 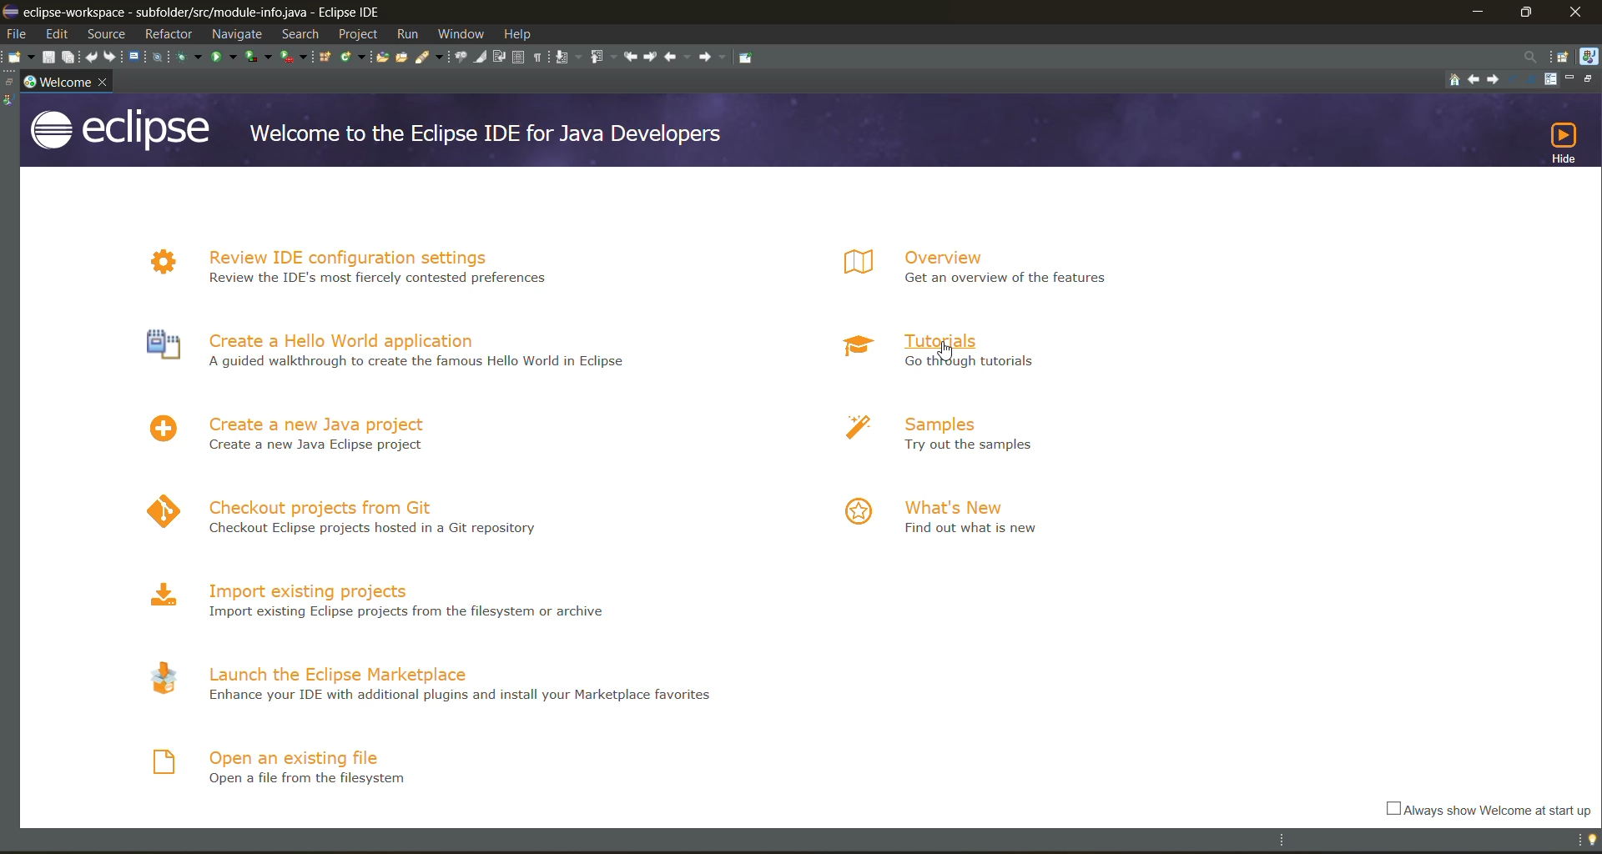 I want to click on cursor, so click(x=949, y=351).